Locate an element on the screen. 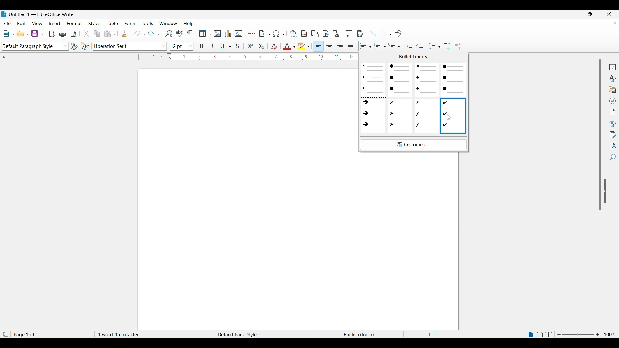 The image size is (619, 348). Window is located at coordinates (168, 23).